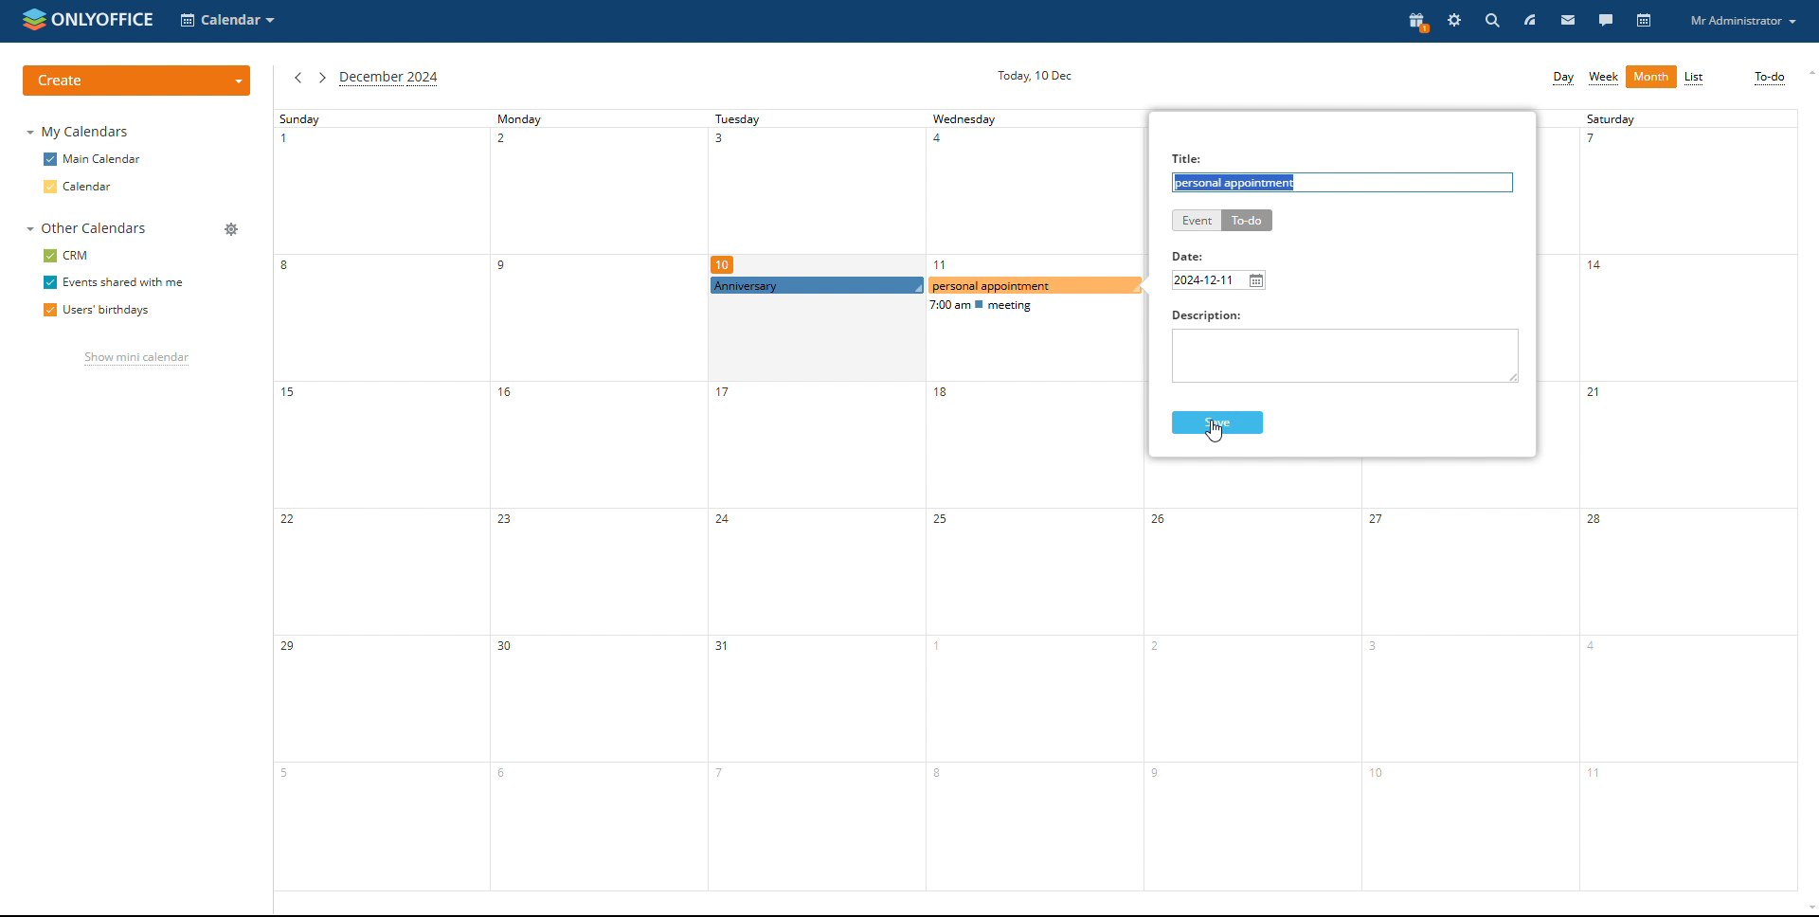 The height and width of the screenshot is (917, 1819). Describe the element at coordinates (76, 132) in the screenshot. I see `my calendars` at that location.